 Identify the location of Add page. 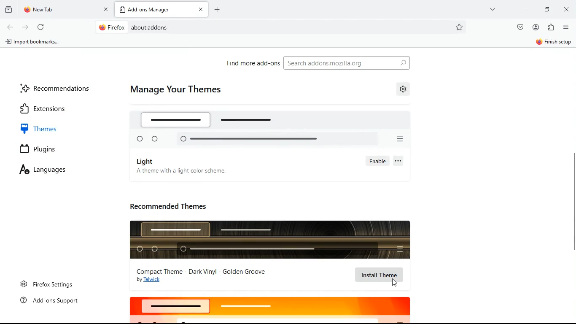
(217, 10).